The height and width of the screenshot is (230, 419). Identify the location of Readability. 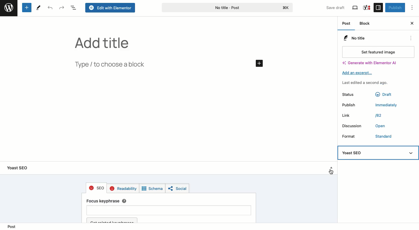
(123, 188).